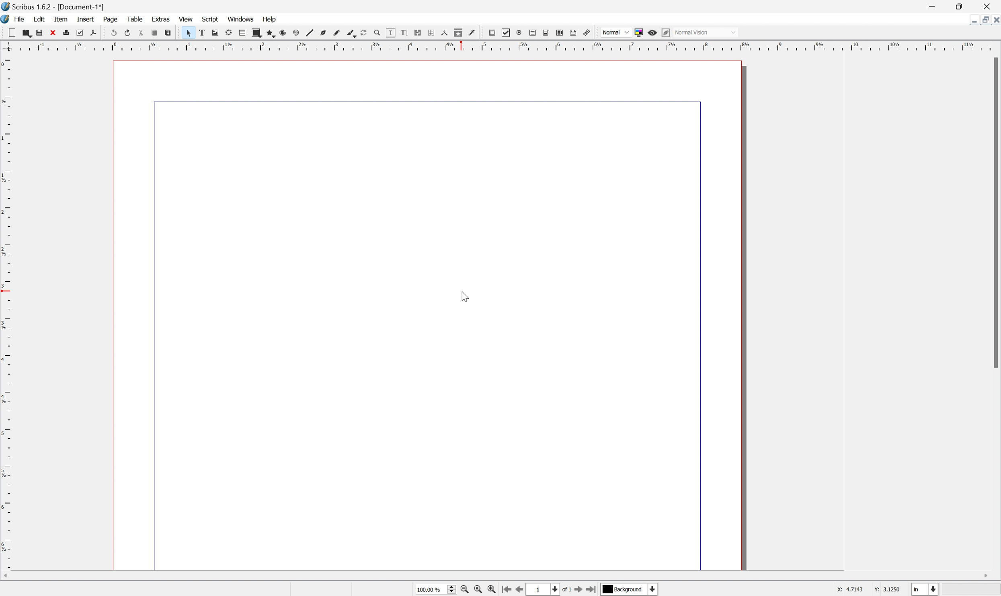 The height and width of the screenshot is (596, 1001). What do you see at coordinates (615, 33) in the screenshot?
I see `Normal` at bounding box center [615, 33].